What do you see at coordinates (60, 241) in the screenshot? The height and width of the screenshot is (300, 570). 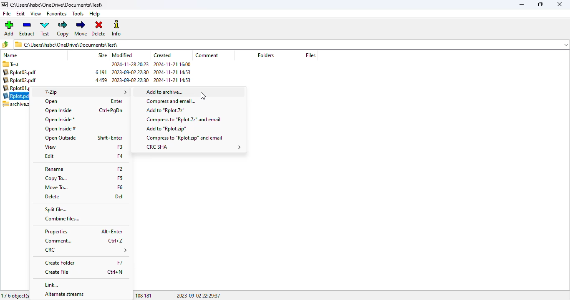 I see `comment` at bounding box center [60, 241].